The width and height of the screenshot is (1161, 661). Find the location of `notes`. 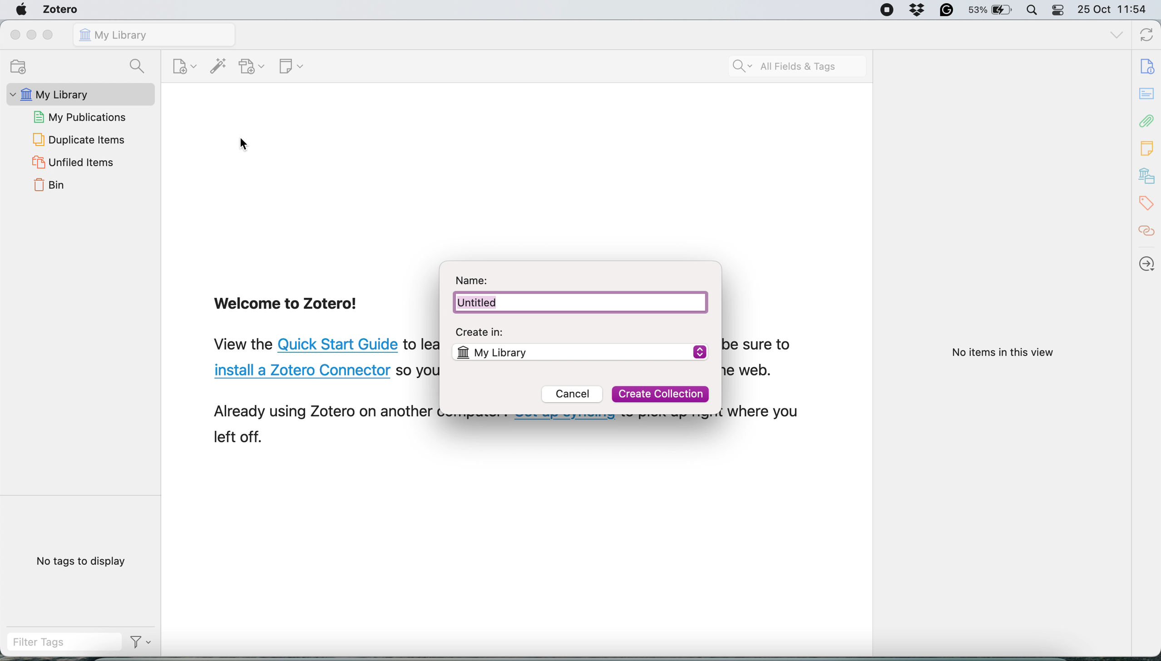

notes is located at coordinates (1148, 148).